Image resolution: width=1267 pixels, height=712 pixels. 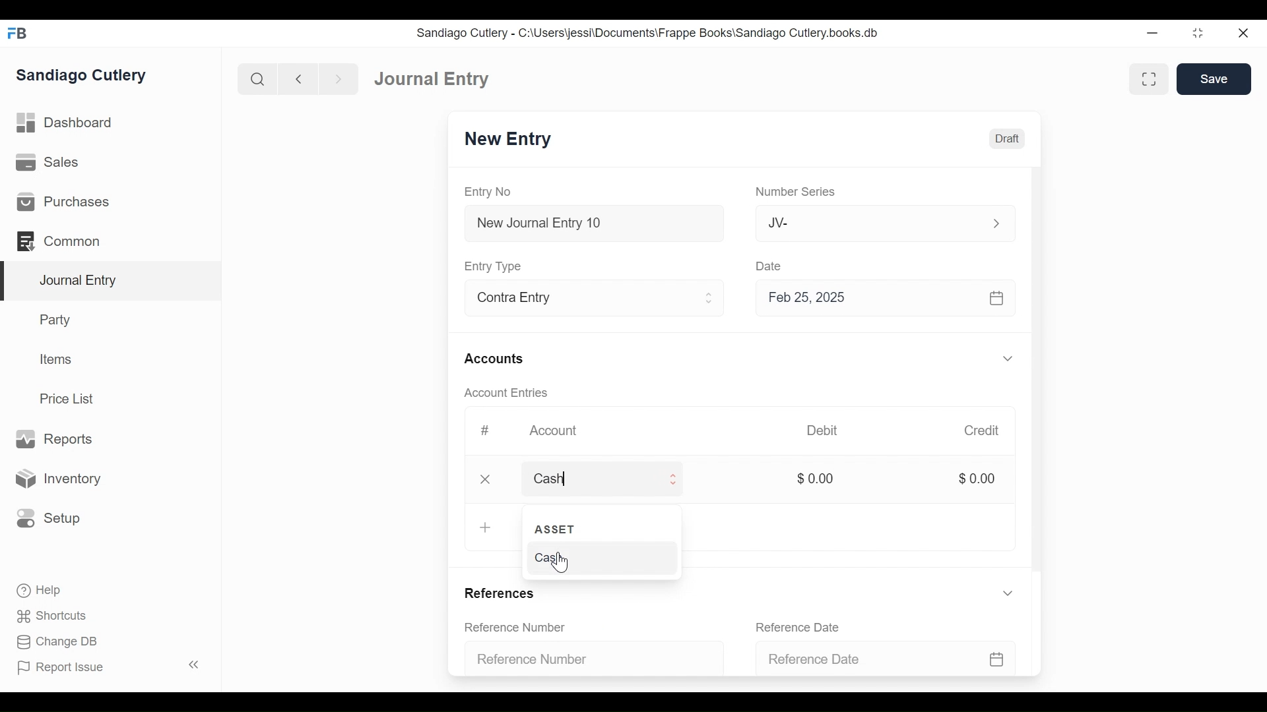 What do you see at coordinates (492, 191) in the screenshot?
I see `Entry No` at bounding box center [492, 191].